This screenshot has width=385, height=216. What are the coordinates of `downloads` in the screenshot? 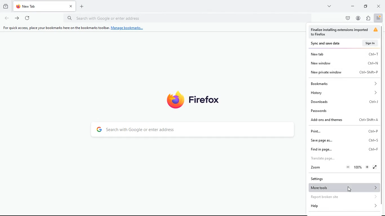 It's located at (343, 102).